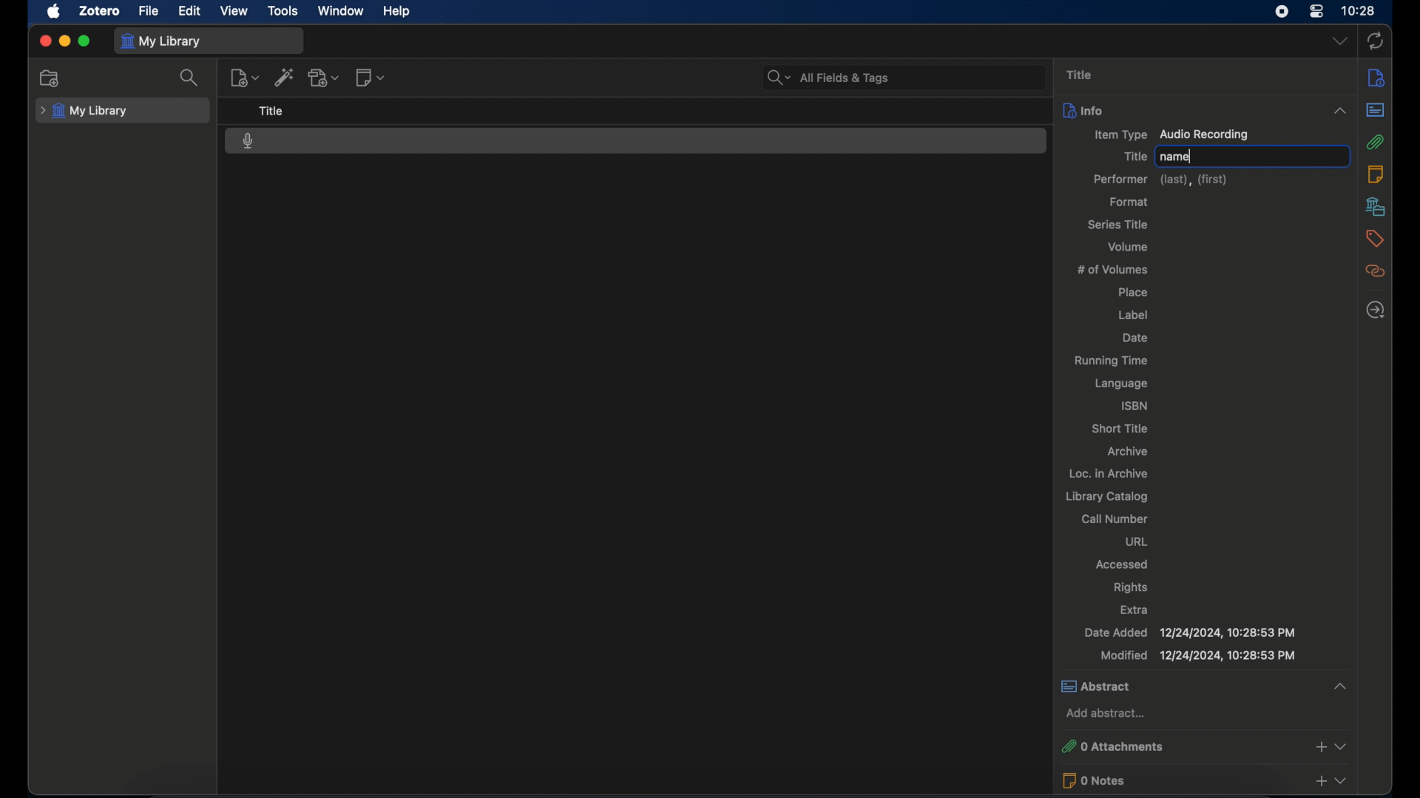  I want to click on new collection, so click(53, 78).